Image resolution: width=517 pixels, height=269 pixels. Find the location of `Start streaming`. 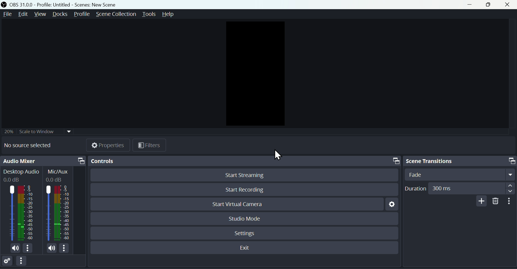

Start streaming is located at coordinates (243, 176).